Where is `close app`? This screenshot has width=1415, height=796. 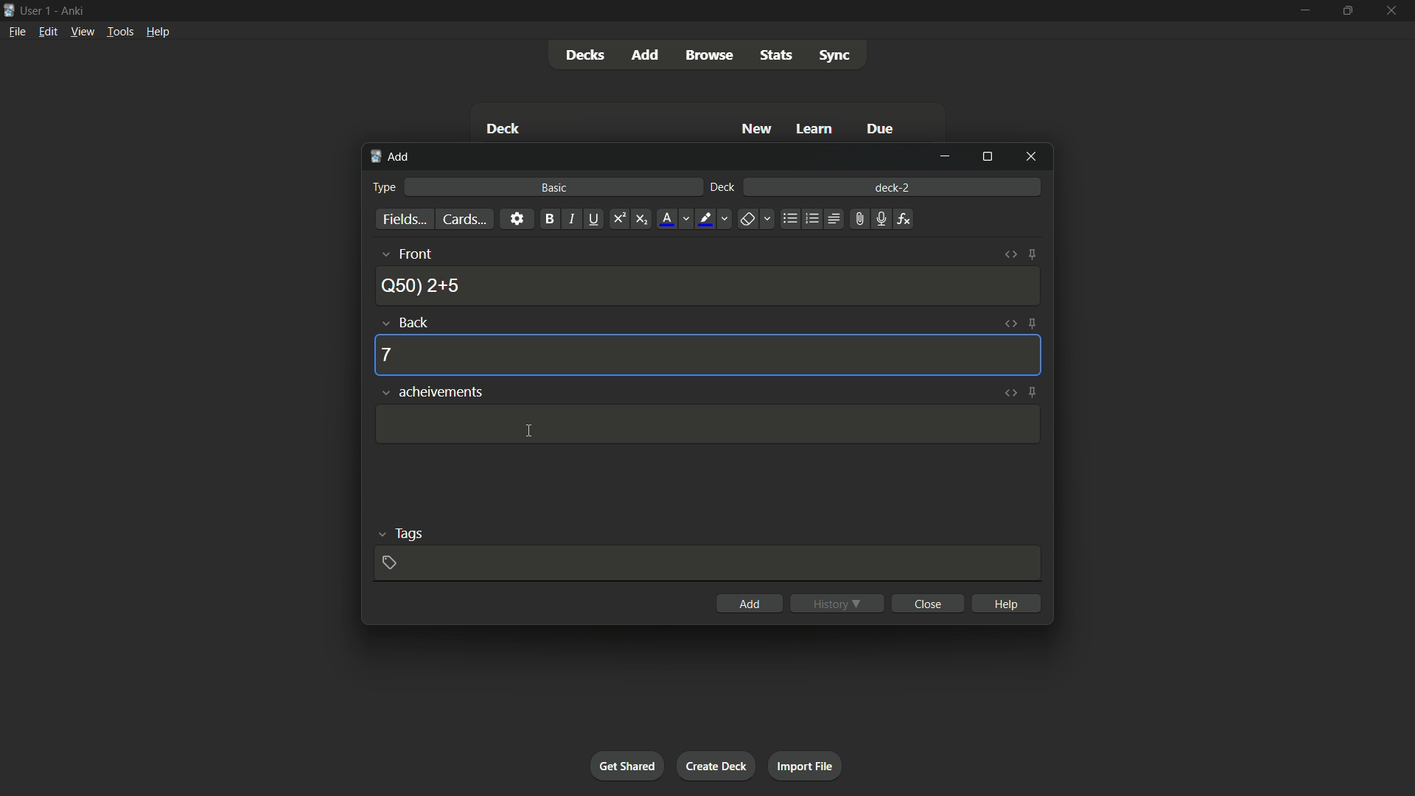 close app is located at coordinates (1394, 11).